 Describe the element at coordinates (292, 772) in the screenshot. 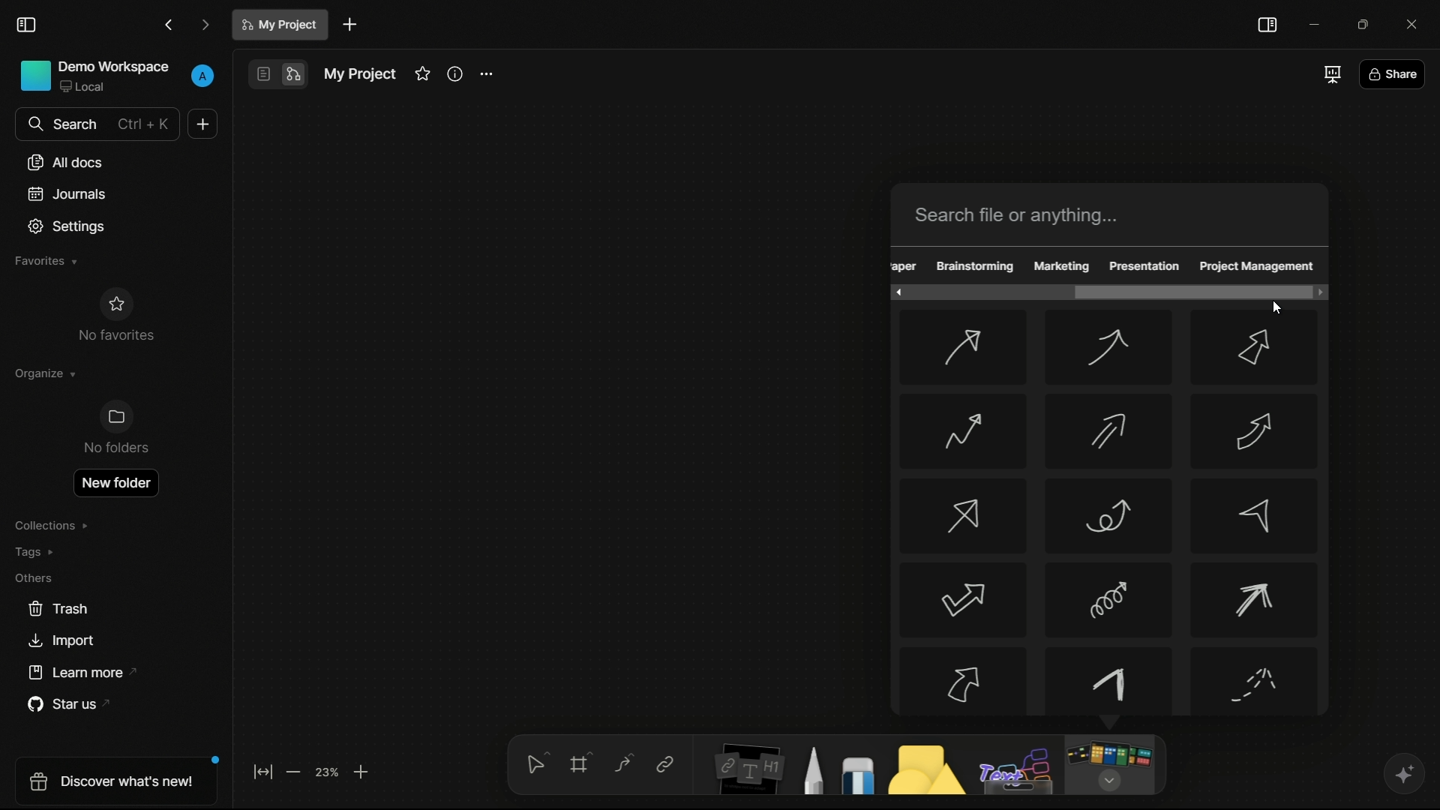

I see `zoom out` at that location.